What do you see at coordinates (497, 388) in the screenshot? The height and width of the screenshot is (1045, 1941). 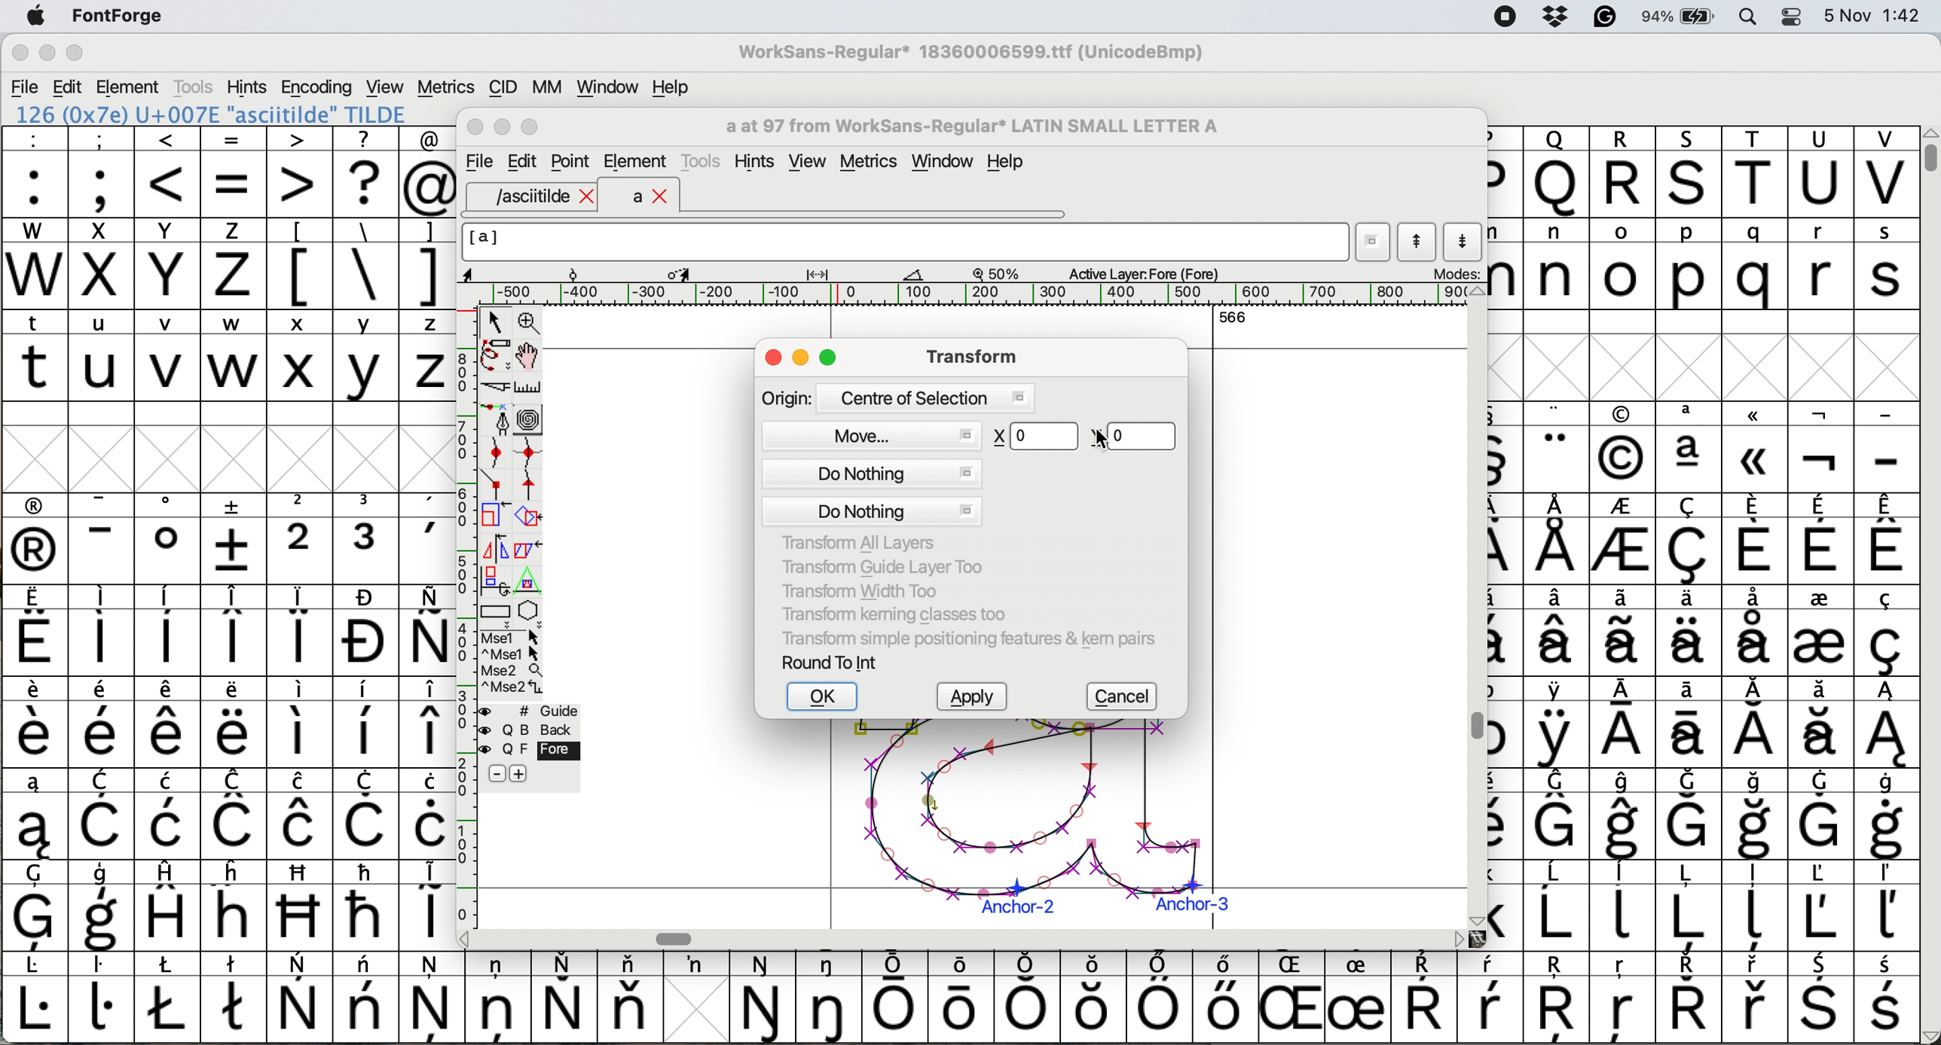 I see `cut splines in two` at bounding box center [497, 388].